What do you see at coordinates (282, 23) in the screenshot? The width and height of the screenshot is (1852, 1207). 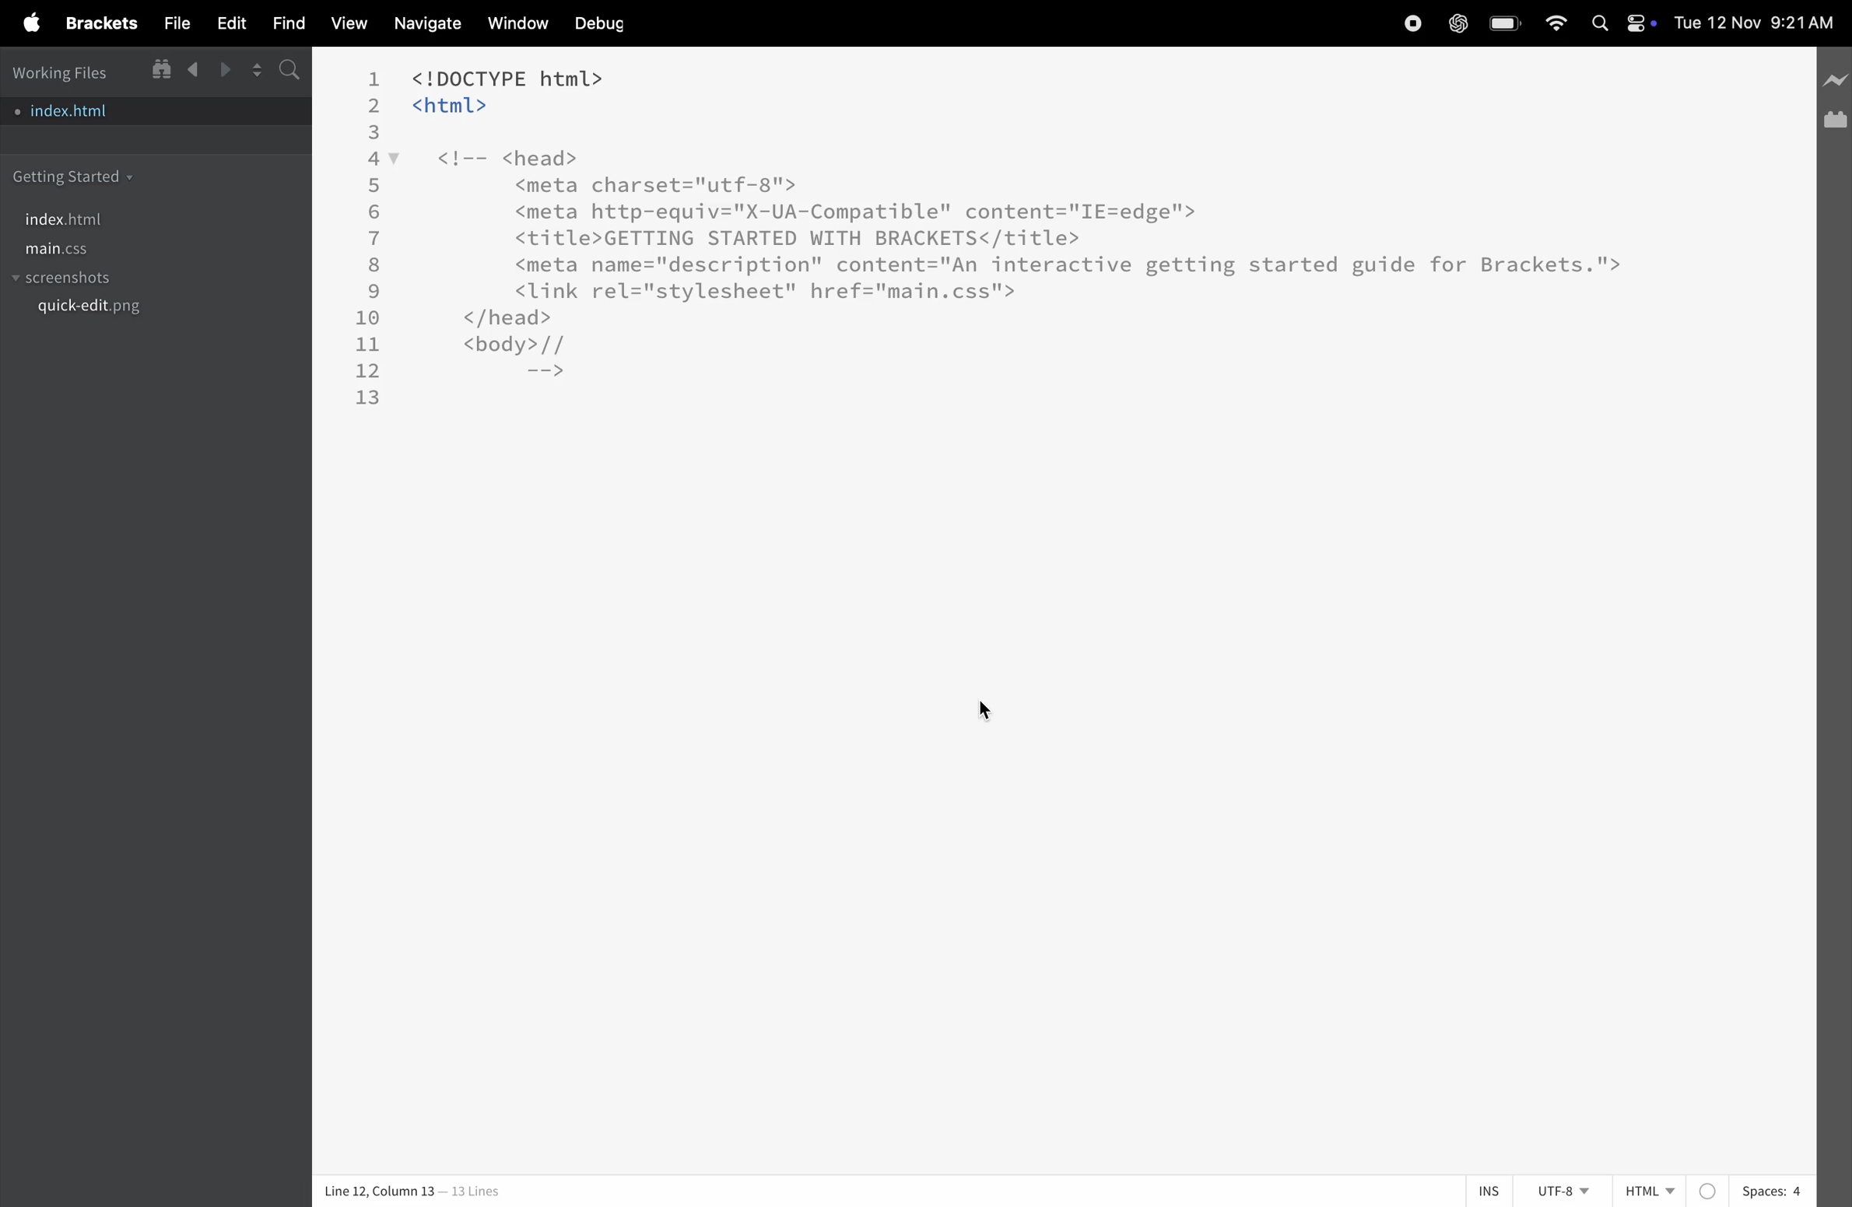 I see `find` at bounding box center [282, 23].